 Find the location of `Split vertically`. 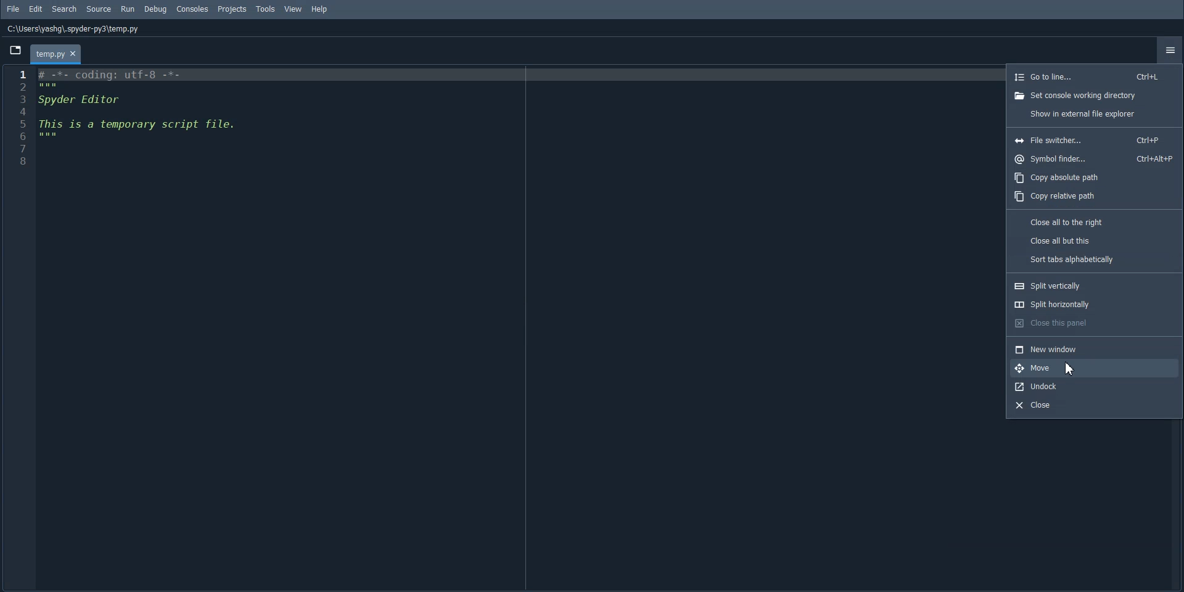

Split vertically is located at coordinates (1093, 286).